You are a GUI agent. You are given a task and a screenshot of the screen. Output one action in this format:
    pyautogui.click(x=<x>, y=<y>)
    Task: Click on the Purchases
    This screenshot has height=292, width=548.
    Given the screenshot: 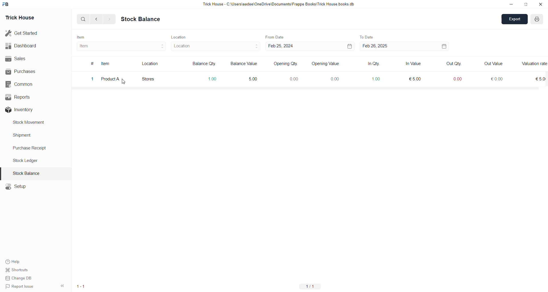 What is the action you would take?
    pyautogui.click(x=26, y=71)
    